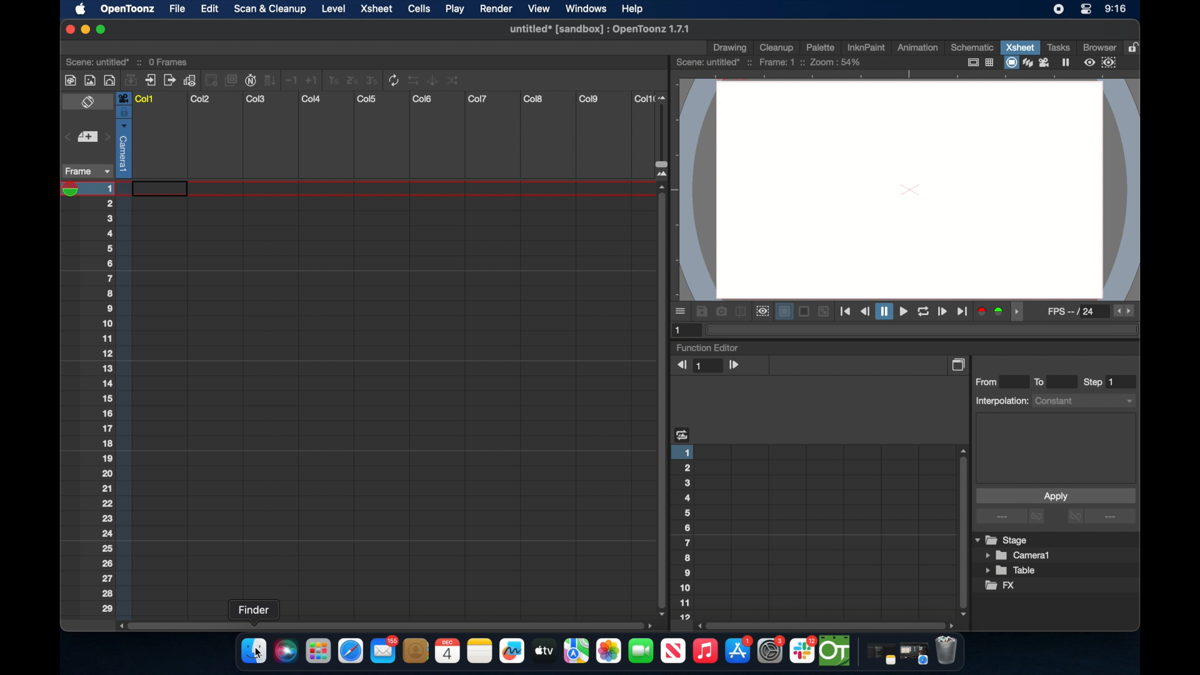 This screenshot has height=675, width=1200. Describe the element at coordinates (128, 61) in the screenshot. I see `scene` at that location.